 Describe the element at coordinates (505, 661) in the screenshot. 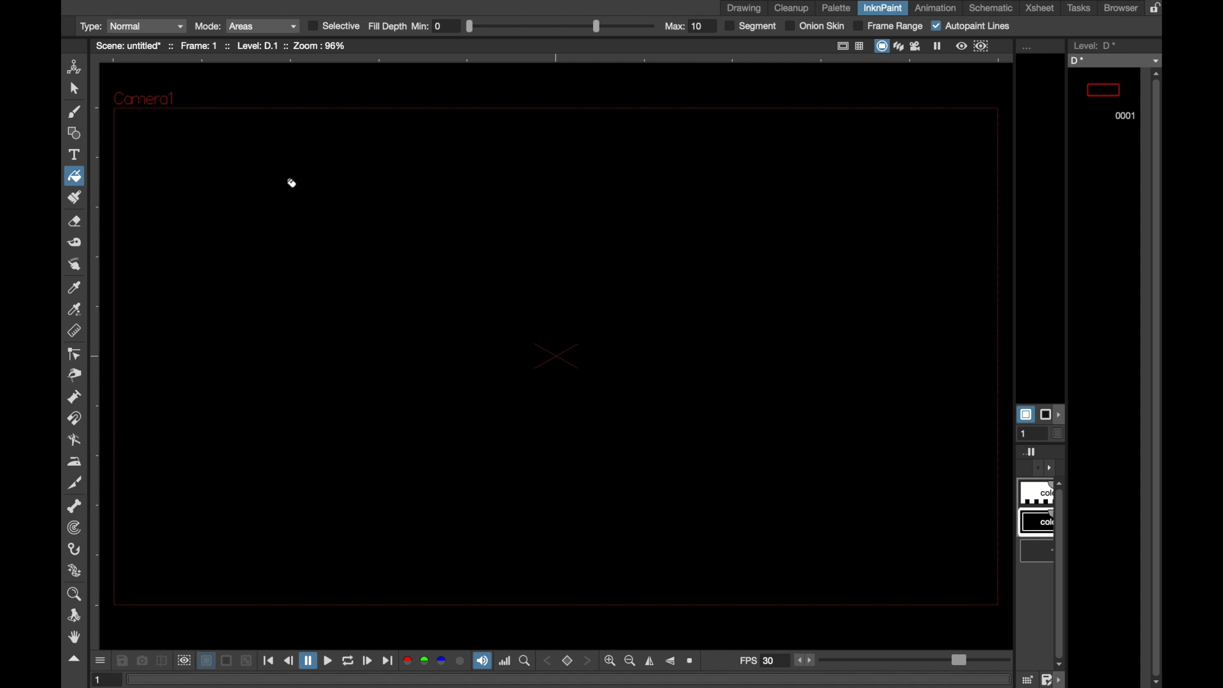

I see `histogram` at that location.